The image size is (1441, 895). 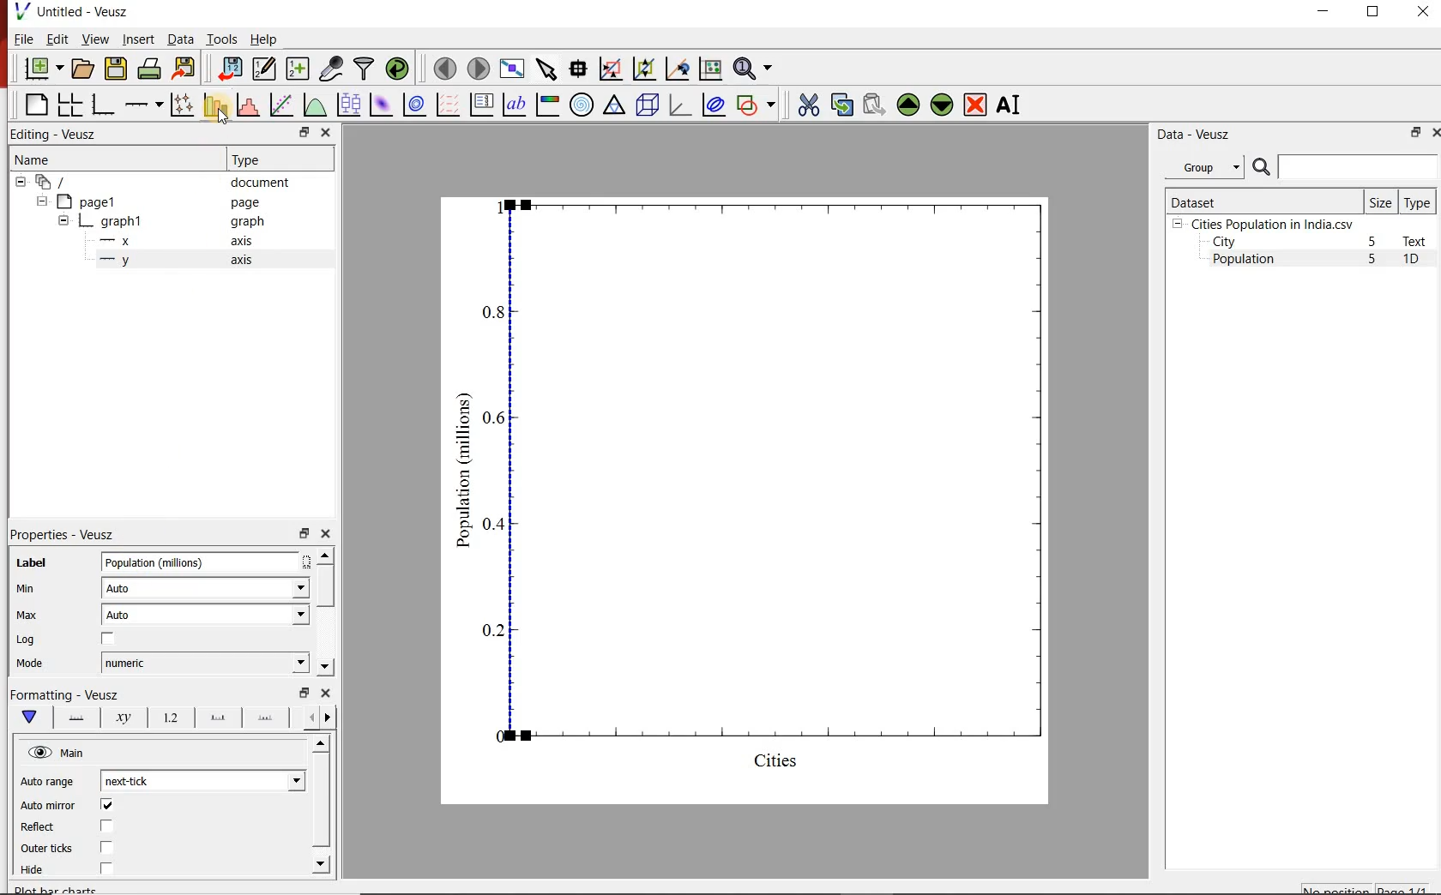 What do you see at coordinates (1381, 201) in the screenshot?
I see `Size` at bounding box center [1381, 201].